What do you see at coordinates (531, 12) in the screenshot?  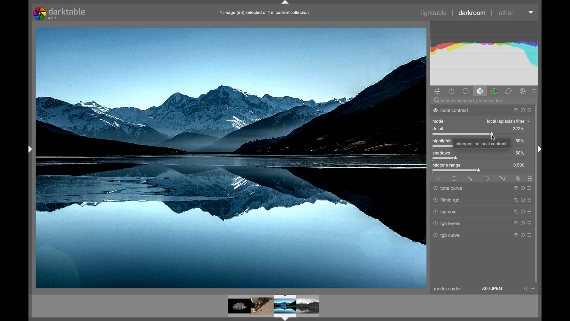 I see `histogram` at bounding box center [531, 12].